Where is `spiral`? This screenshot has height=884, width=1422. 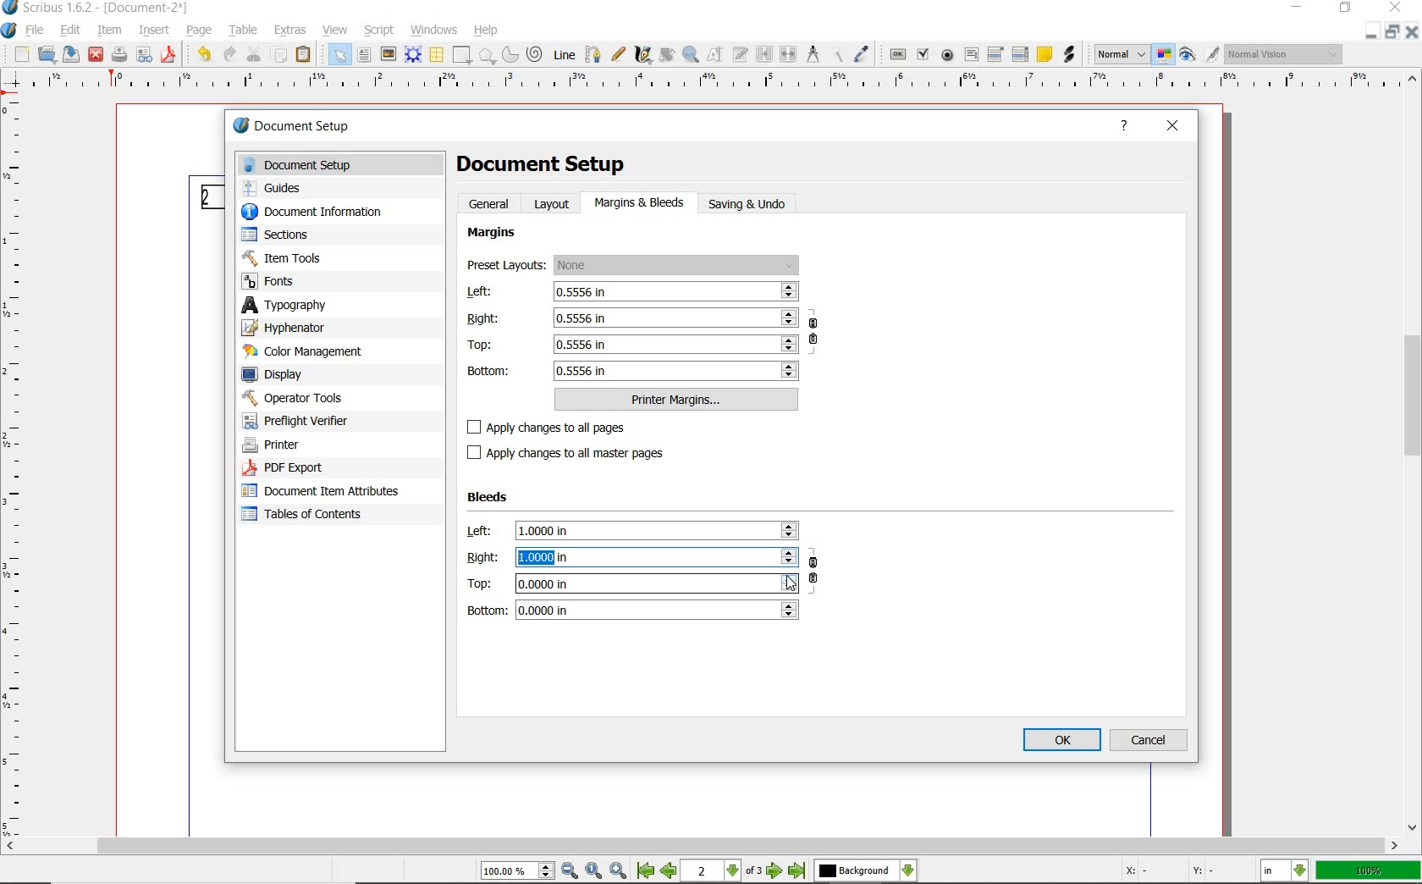 spiral is located at coordinates (534, 53).